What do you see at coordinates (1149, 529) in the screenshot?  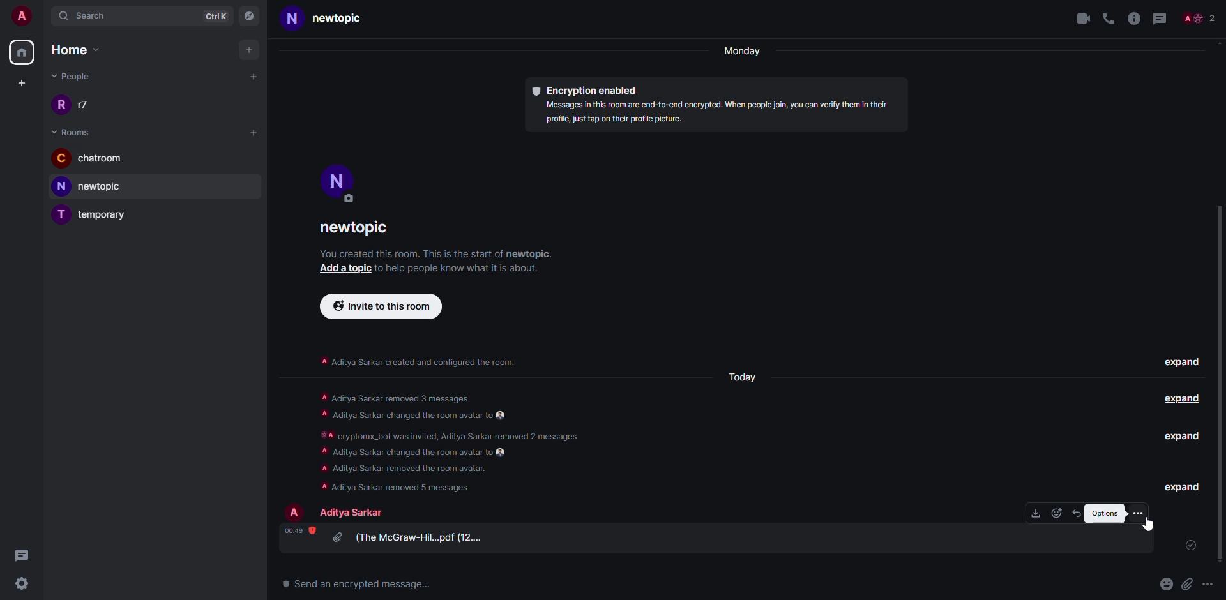 I see `cursor` at bounding box center [1149, 529].